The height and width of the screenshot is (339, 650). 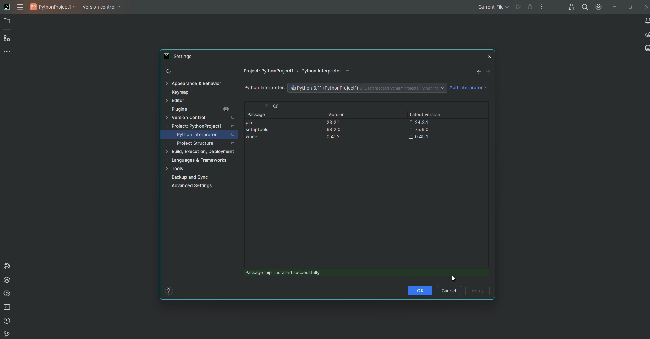 What do you see at coordinates (168, 290) in the screenshot?
I see `Help` at bounding box center [168, 290].